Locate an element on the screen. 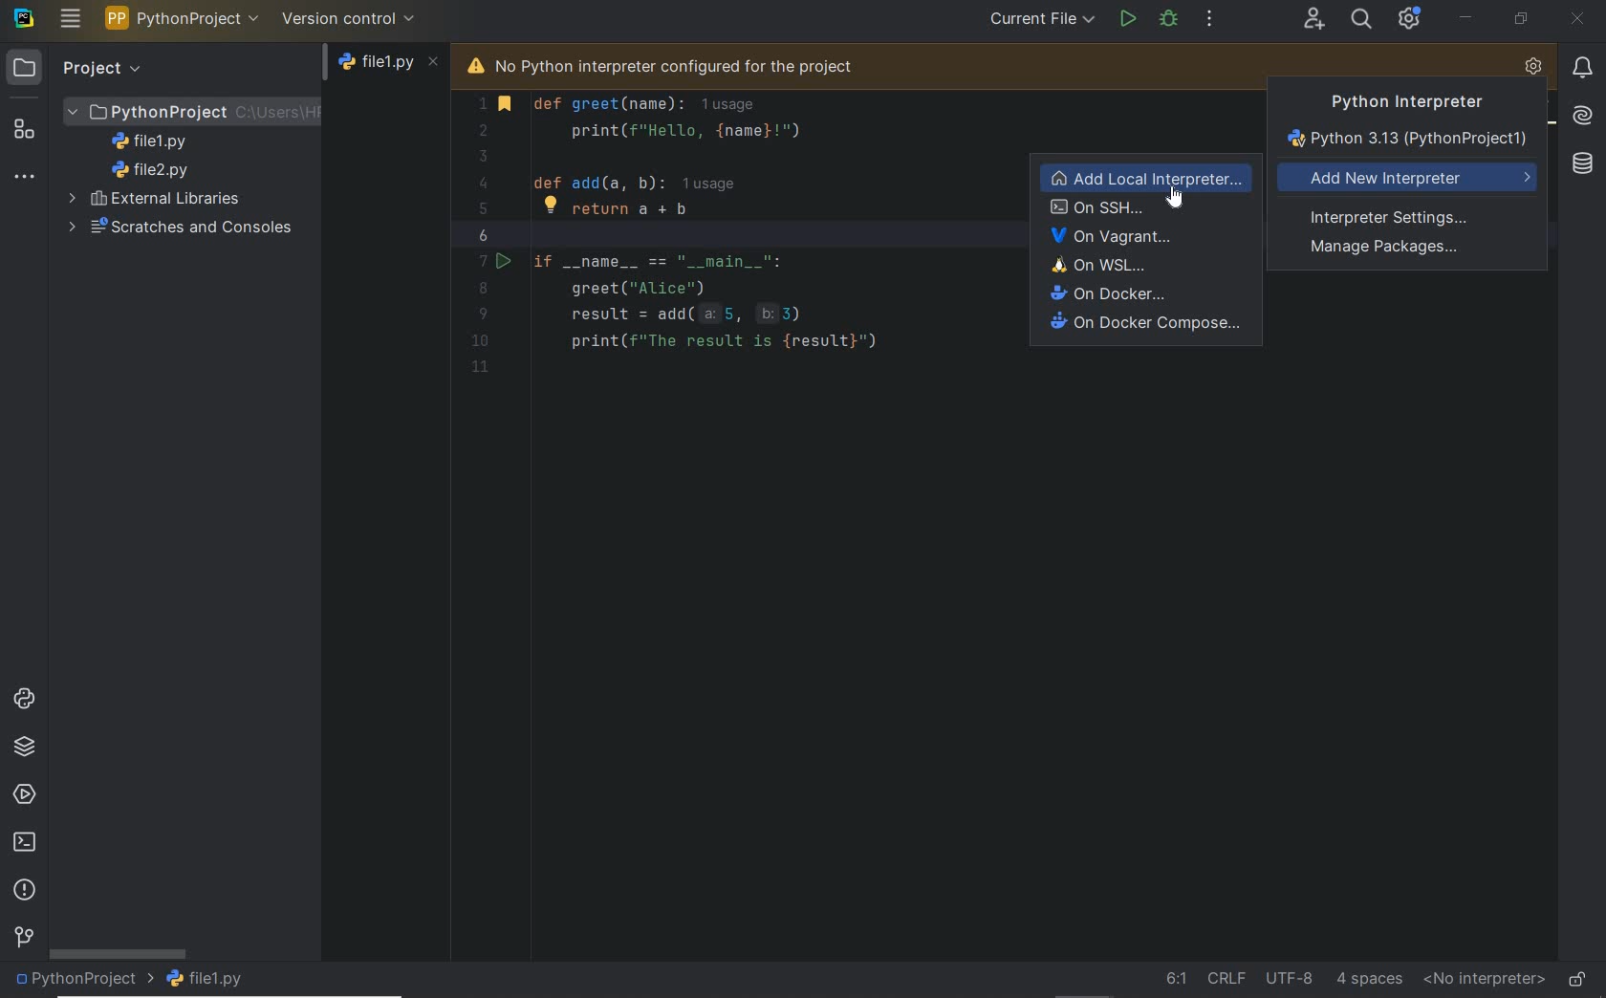  problems is located at coordinates (27, 891).